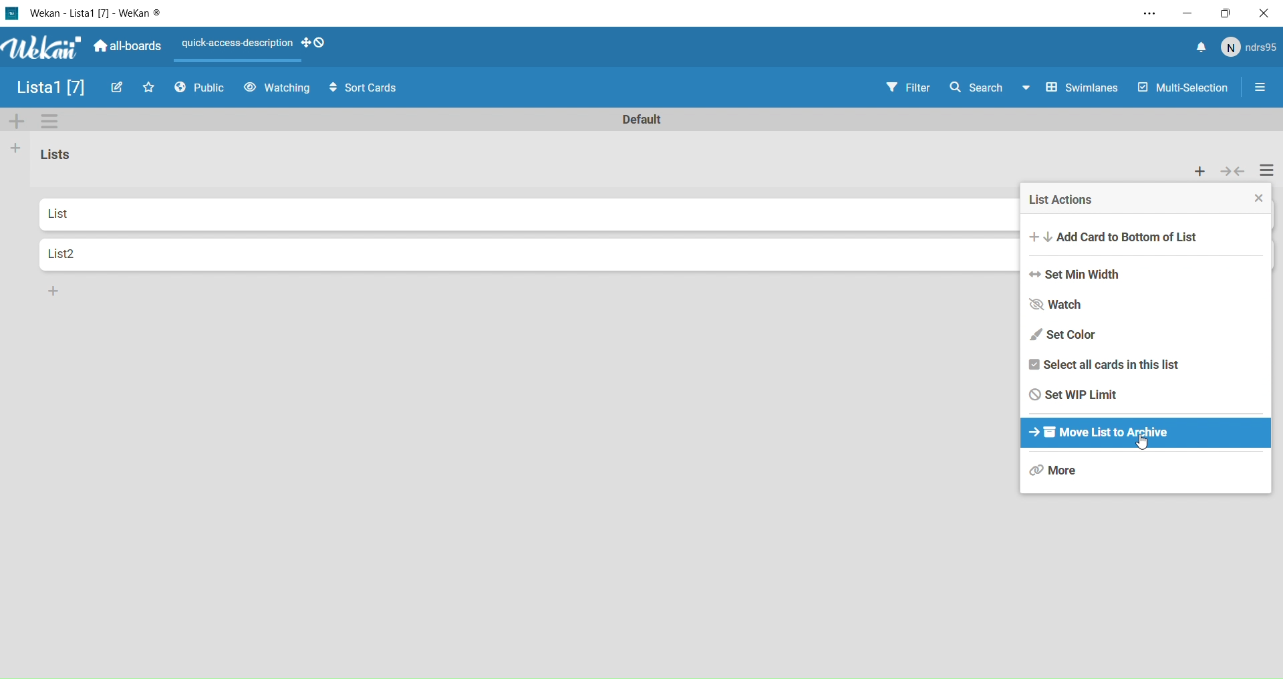  What do you see at coordinates (1201, 51) in the screenshot?
I see `notify` at bounding box center [1201, 51].